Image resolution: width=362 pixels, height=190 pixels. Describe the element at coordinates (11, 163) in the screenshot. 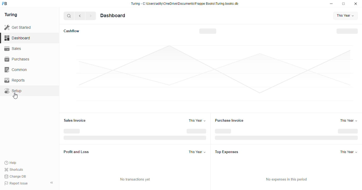

I see `Help` at that location.